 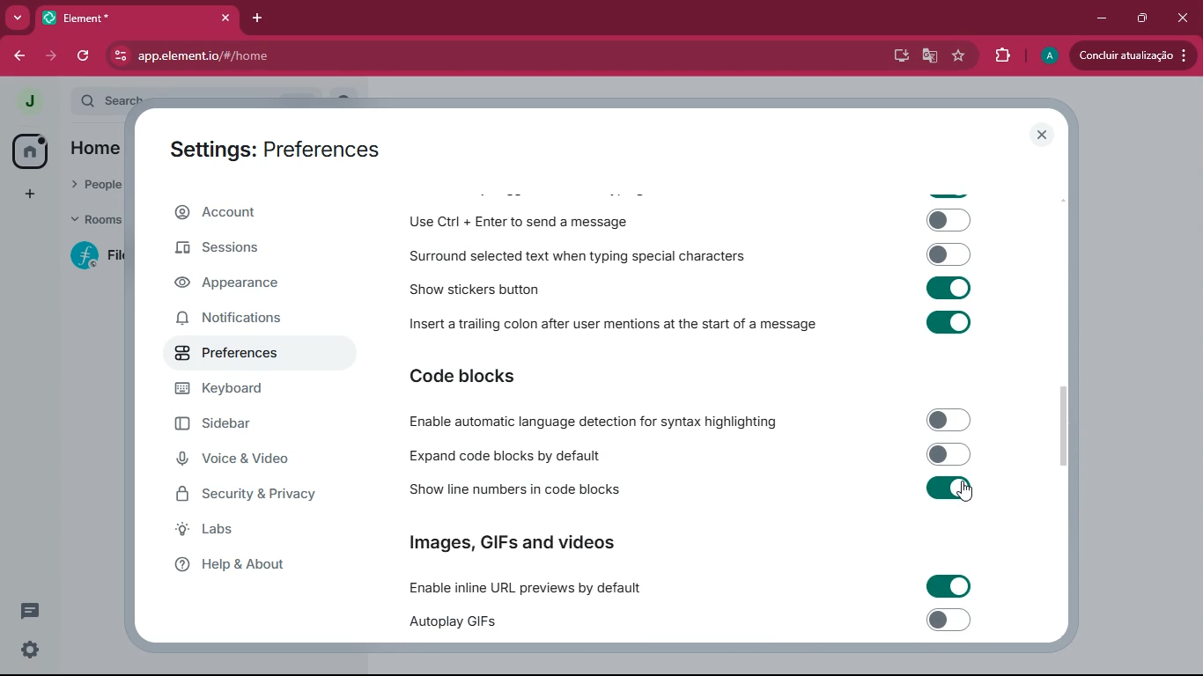 What do you see at coordinates (697, 622) in the screenshot?
I see `Autoplay GIFs` at bounding box center [697, 622].